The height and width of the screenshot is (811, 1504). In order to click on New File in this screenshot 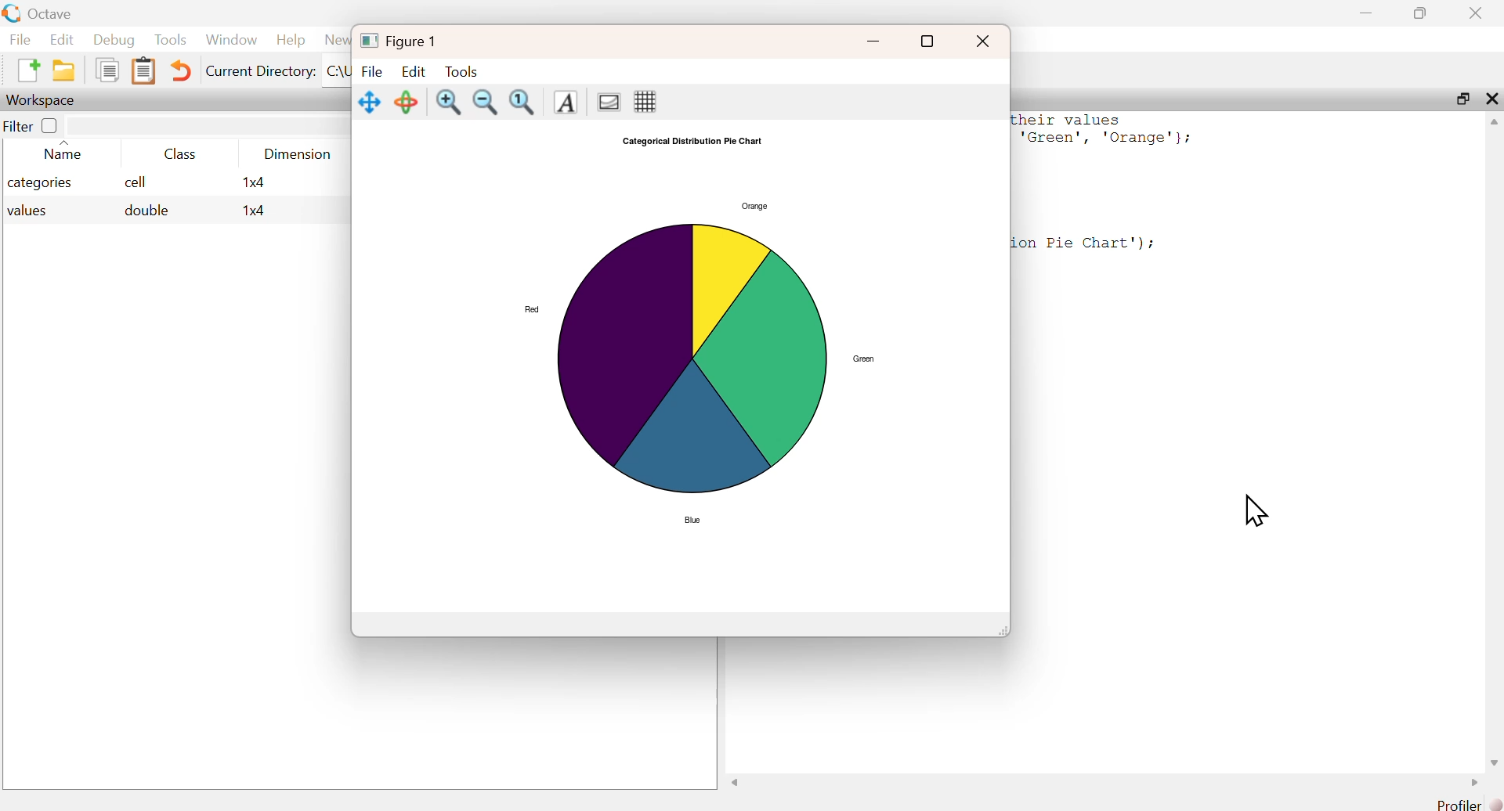, I will do `click(29, 70)`.